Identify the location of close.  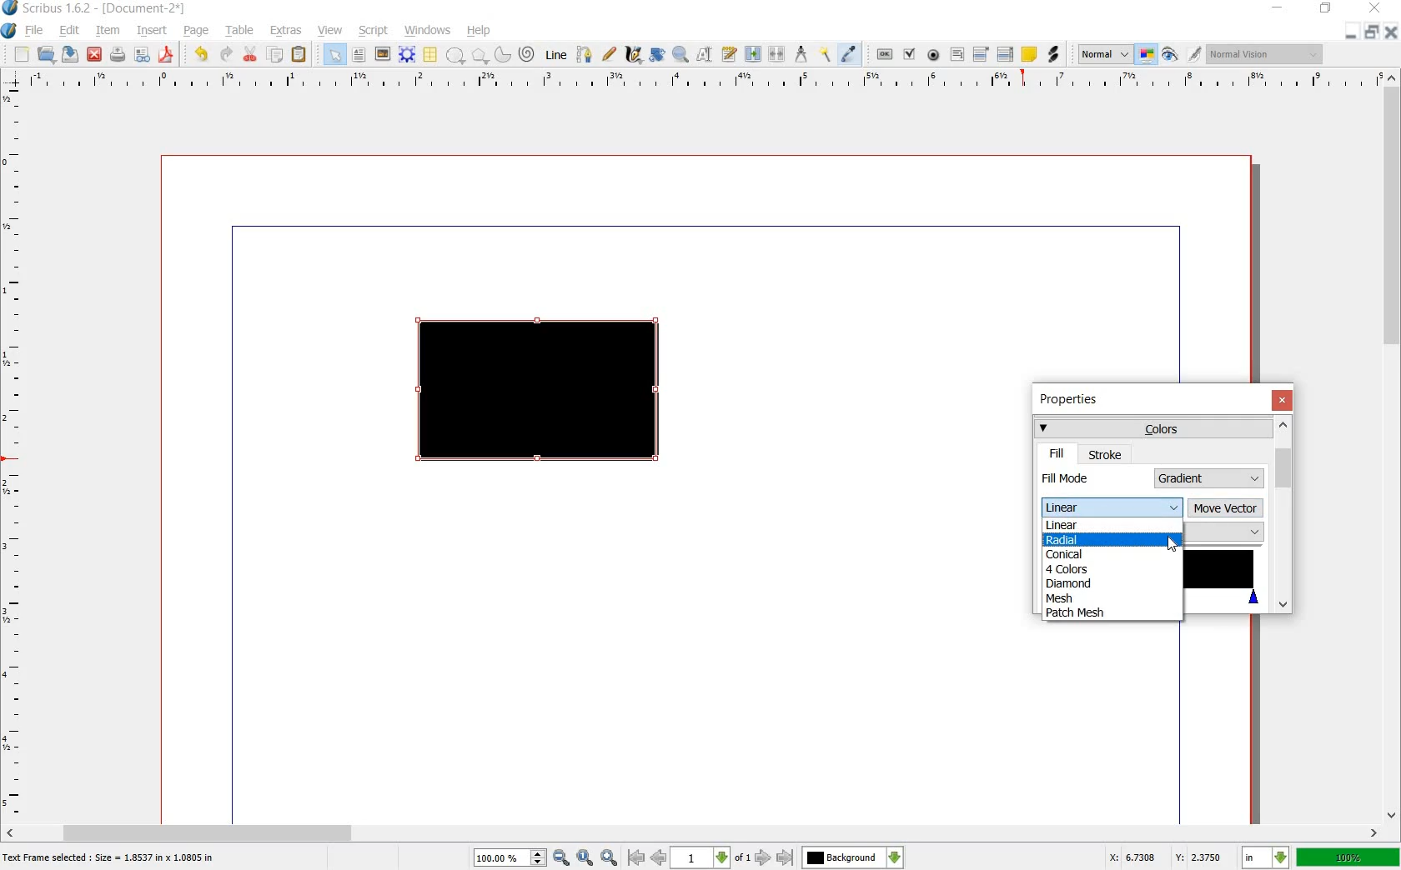
(1282, 400).